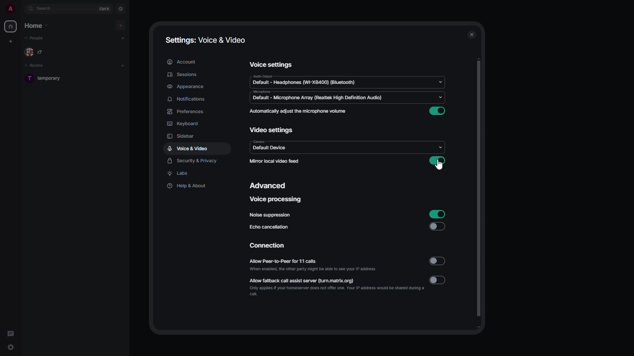 The height and width of the screenshot is (356, 634). What do you see at coordinates (37, 66) in the screenshot?
I see `rooms` at bounding box center [37, 66].